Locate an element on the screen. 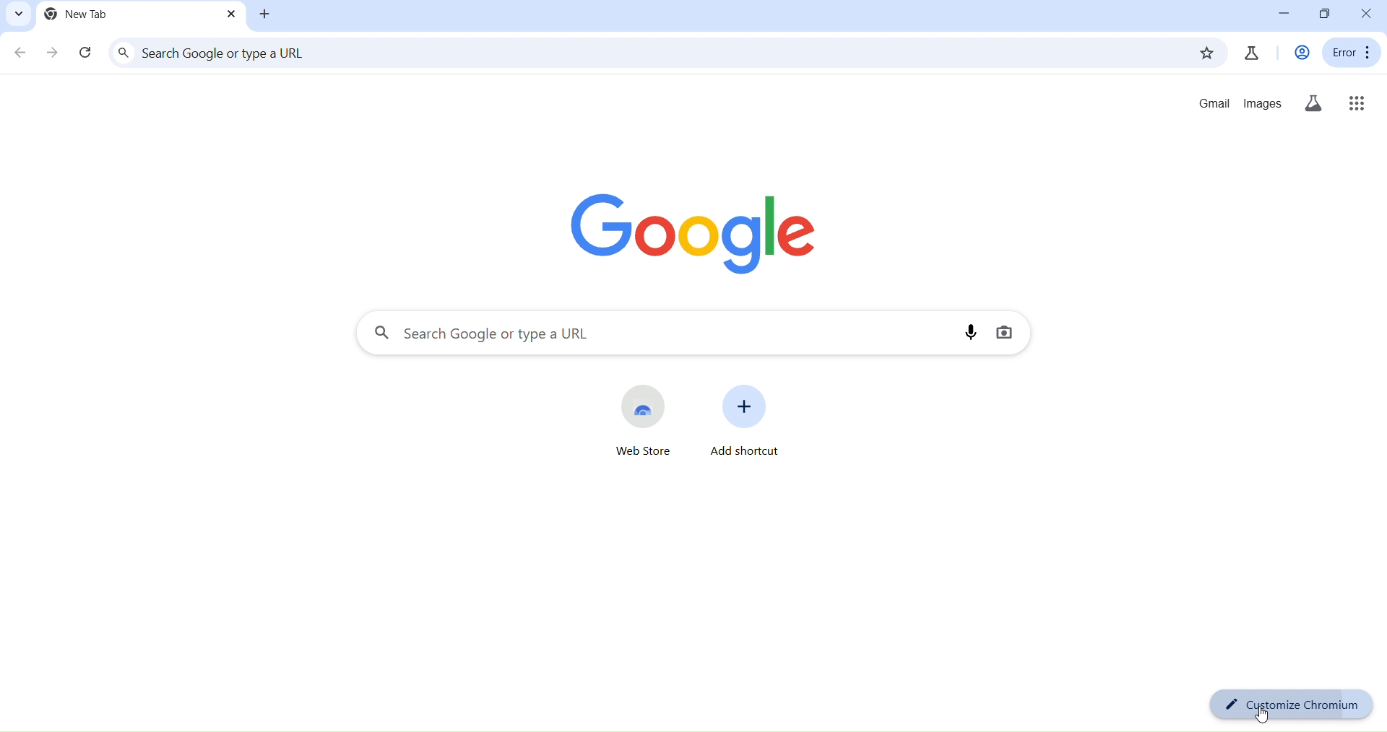  search tabs is located at coordinates (19, 15).